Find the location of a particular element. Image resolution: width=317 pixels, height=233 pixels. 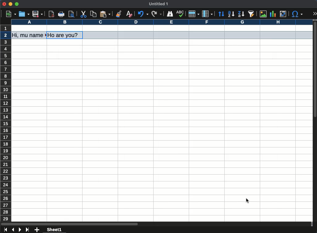

add is located at coordinates (37, 230).